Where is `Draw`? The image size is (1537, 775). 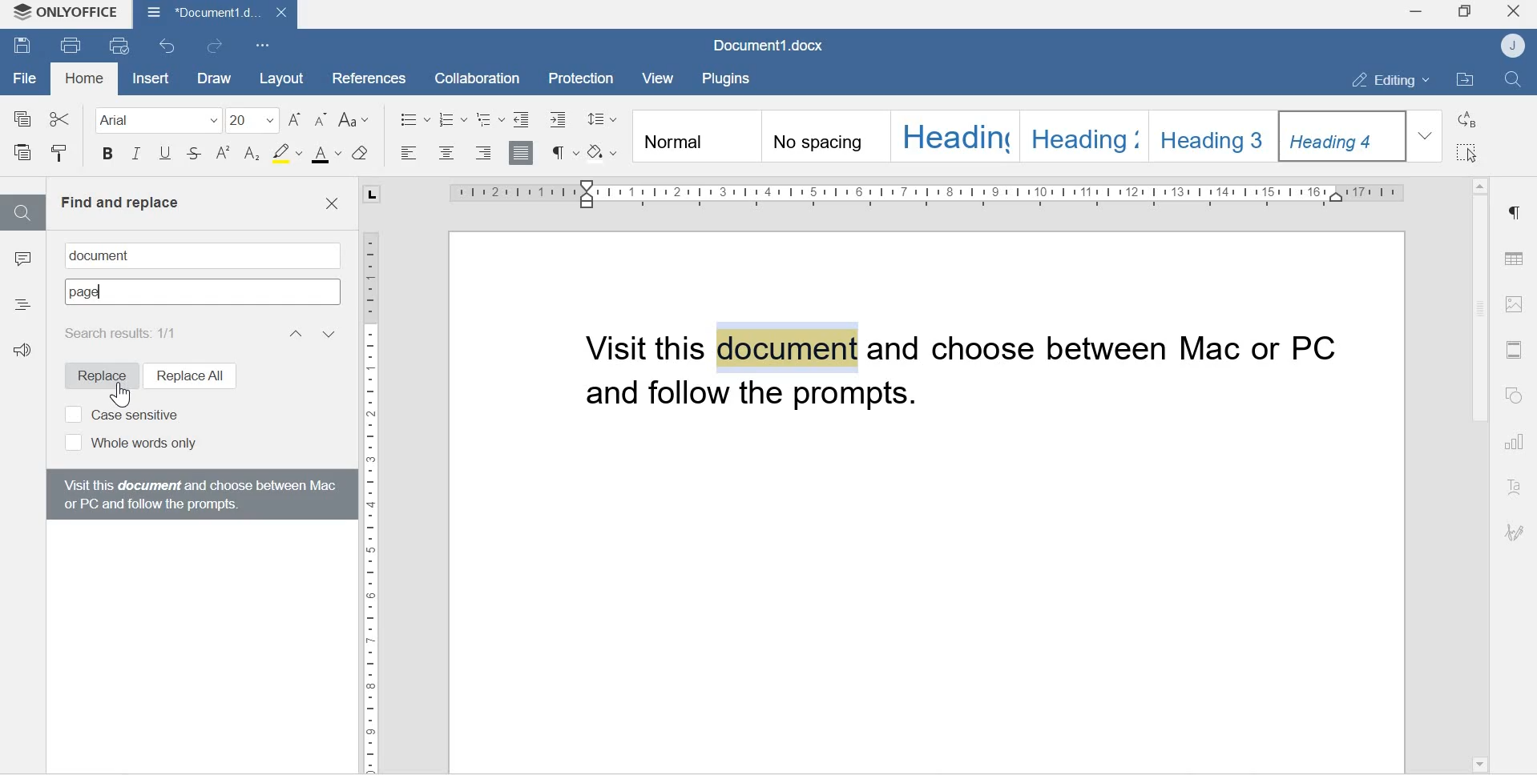 Draw is located at coordinates (212, 78).